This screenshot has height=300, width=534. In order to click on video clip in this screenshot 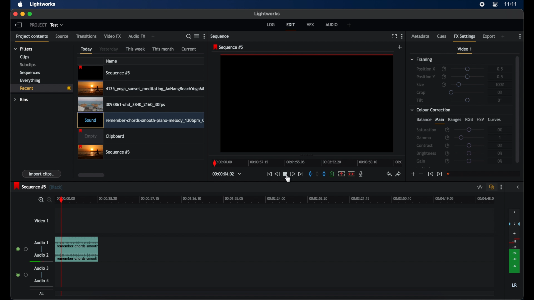, I will do `click(101, 137)`.